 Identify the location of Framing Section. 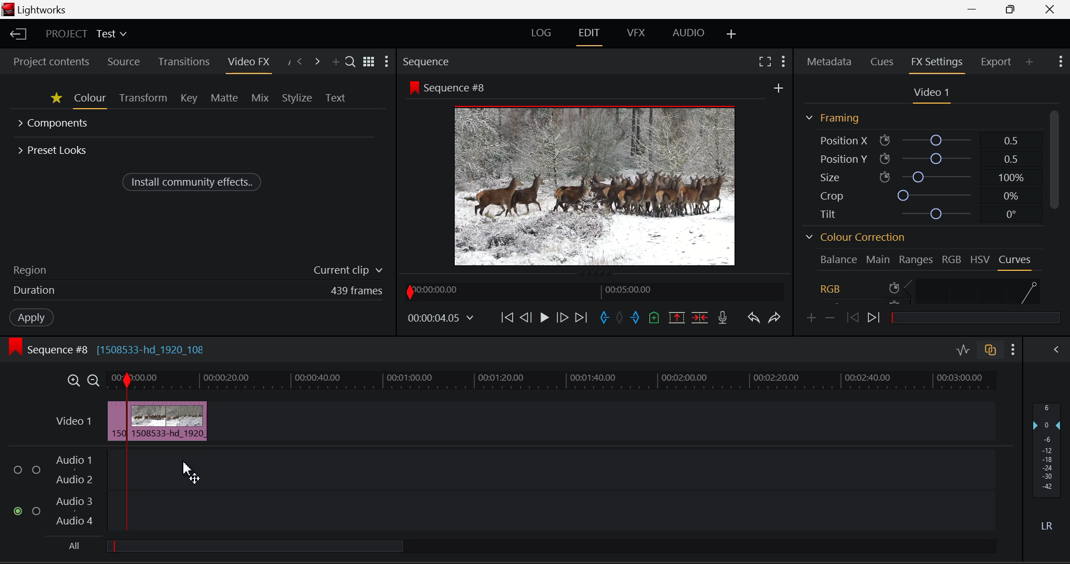
(832, 118).